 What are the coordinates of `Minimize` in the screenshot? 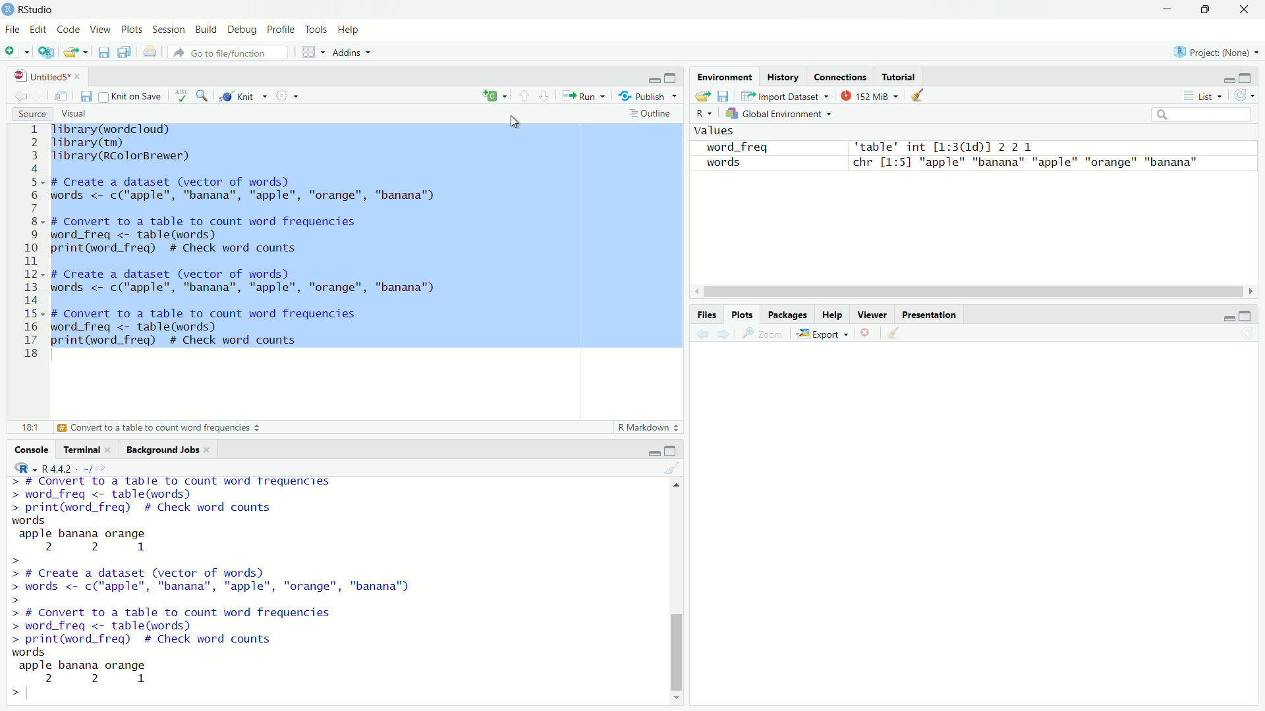 It's located at (1164, 10).